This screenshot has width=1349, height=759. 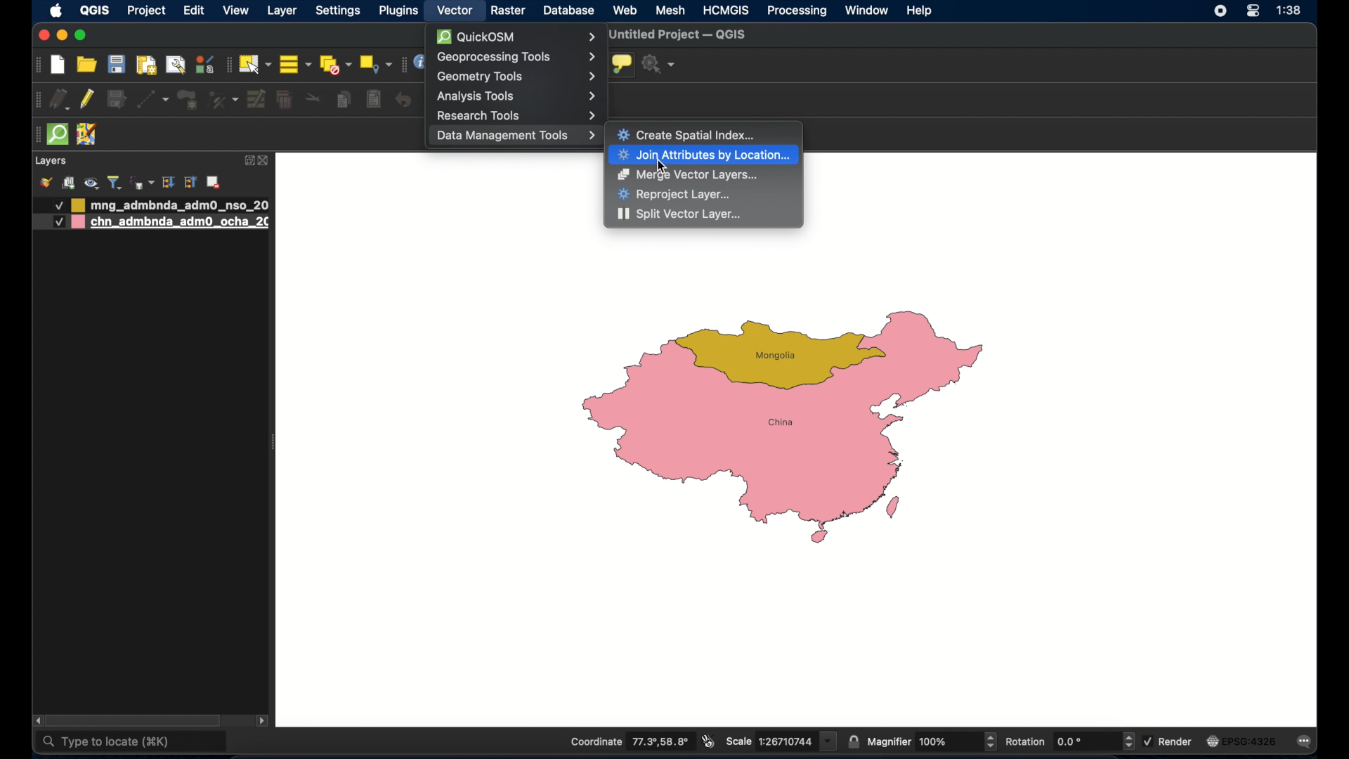 What do you see at coordinates (94, 10) in the screenshot?
I see `QGIS` at bounding box center [94, 10].